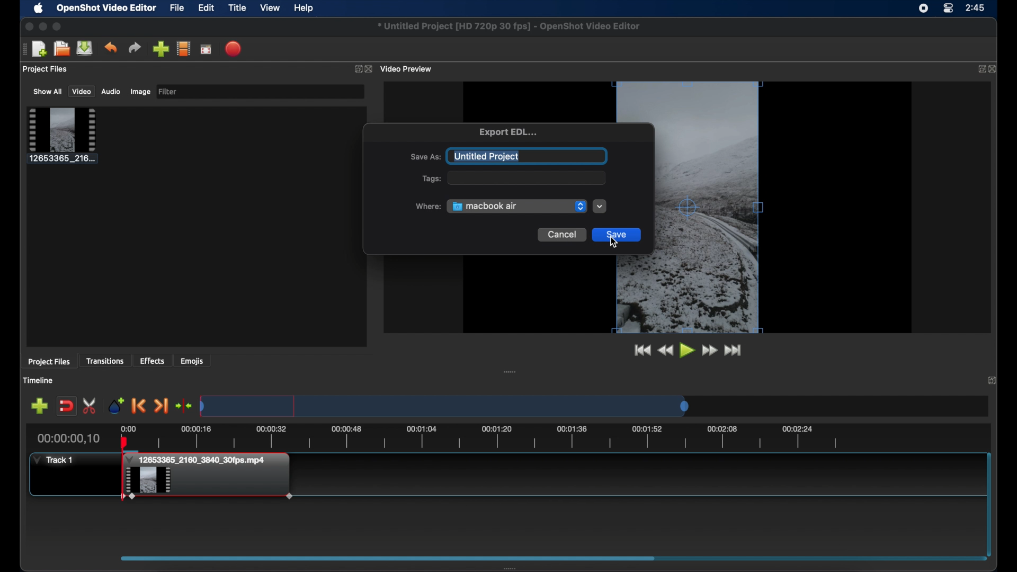 The height and width of the screenshot is (572, 1017). Describe the element at coordinates (734, 350) in the screenshot. I see `jump to end` at that location.